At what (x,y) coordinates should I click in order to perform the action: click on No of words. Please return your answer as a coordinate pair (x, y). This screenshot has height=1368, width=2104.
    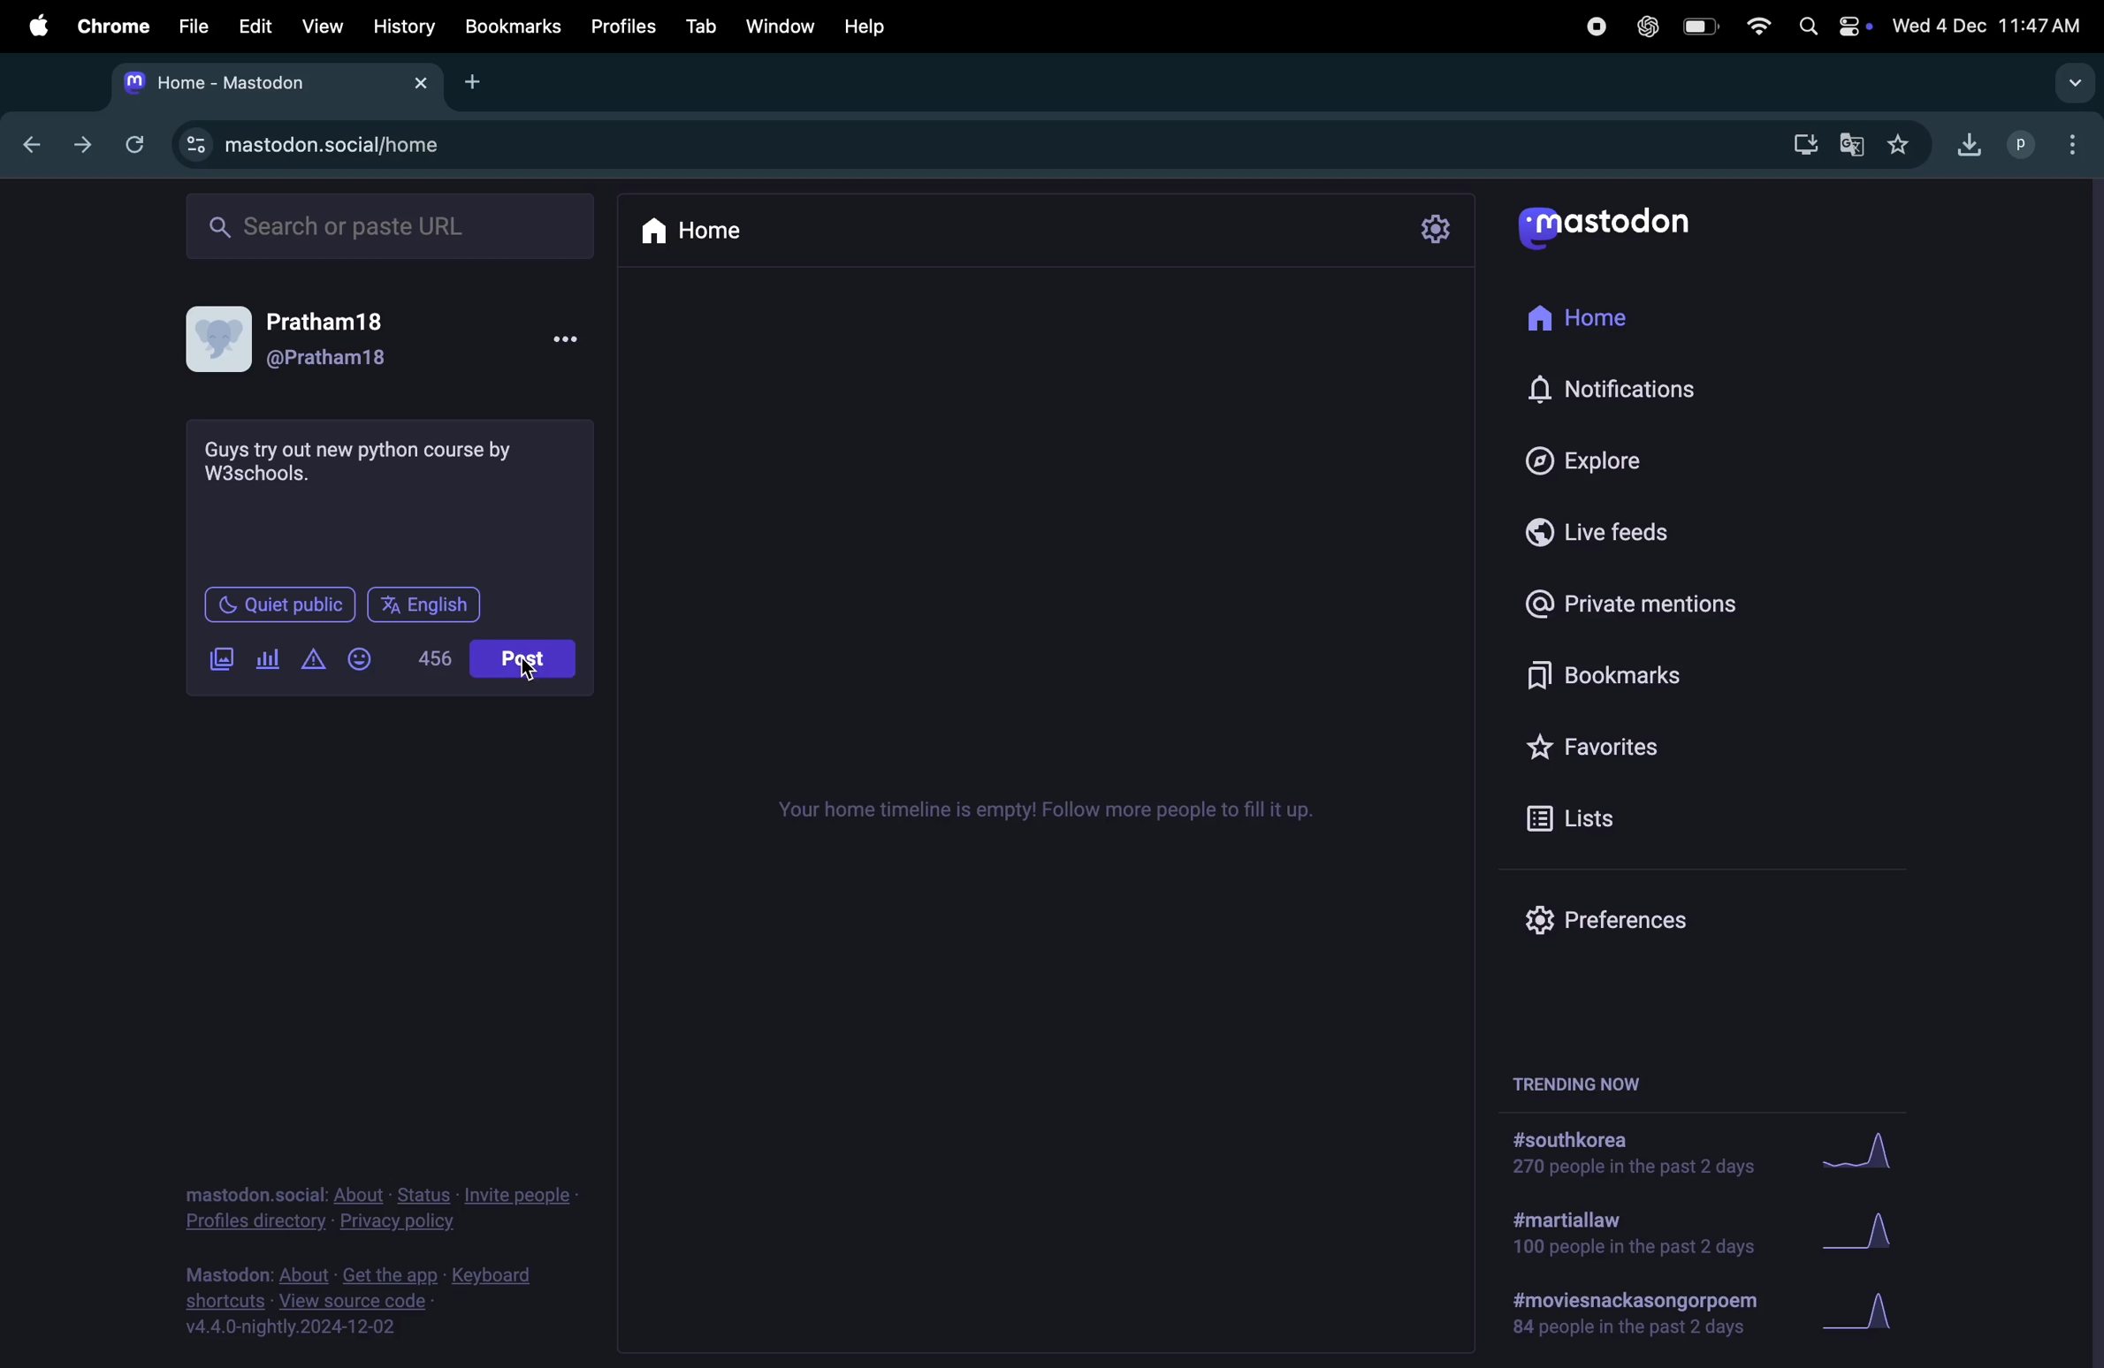
    Looking at the image, I should click on (433, 657).